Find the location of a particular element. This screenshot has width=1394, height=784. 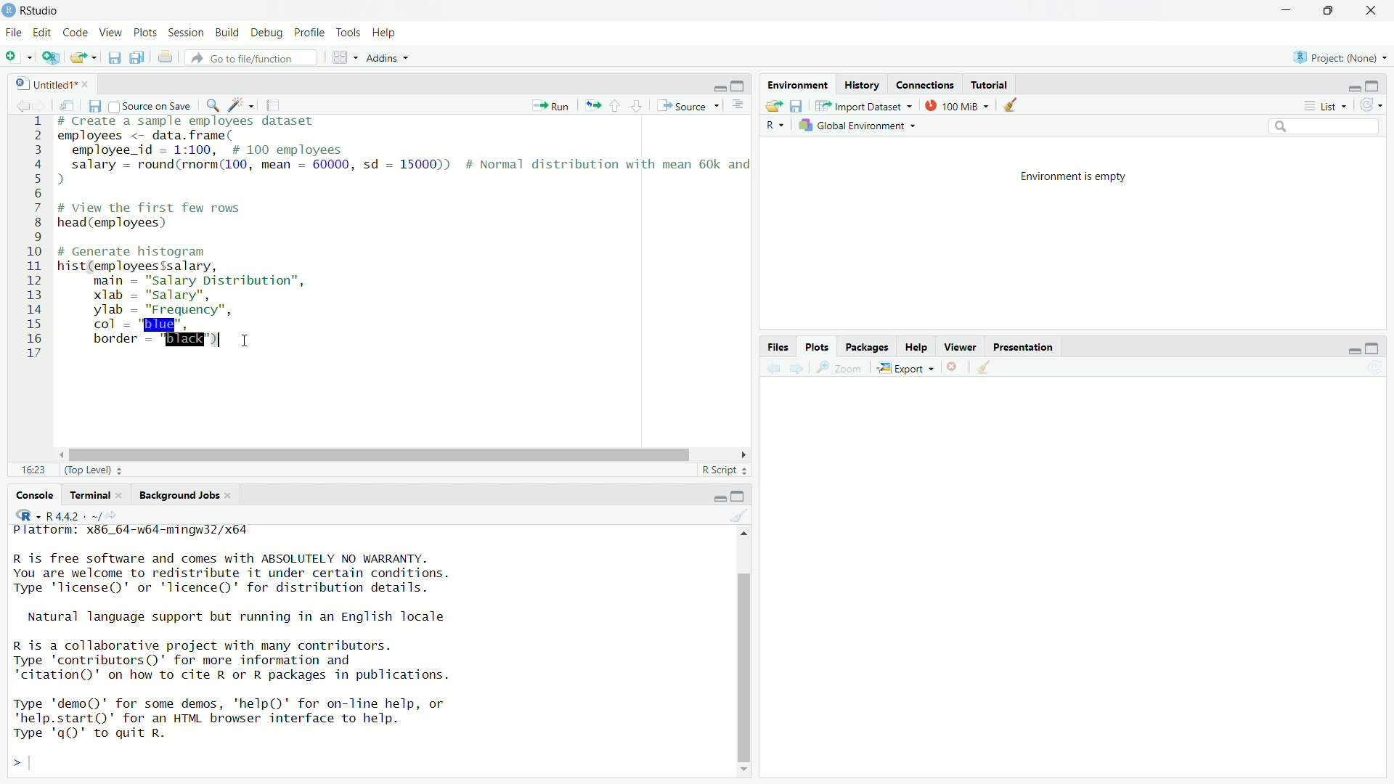

previous is located at coordinates (773, 369).